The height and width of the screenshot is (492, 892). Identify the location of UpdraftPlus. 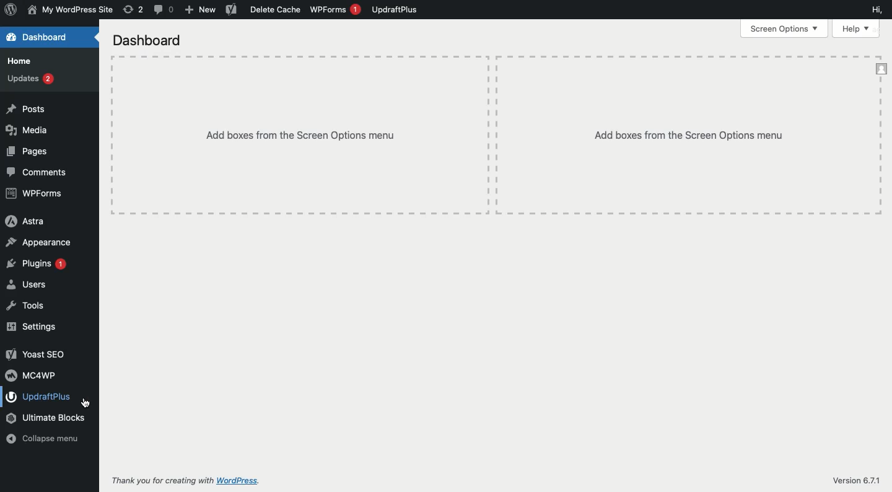
(395, 9).